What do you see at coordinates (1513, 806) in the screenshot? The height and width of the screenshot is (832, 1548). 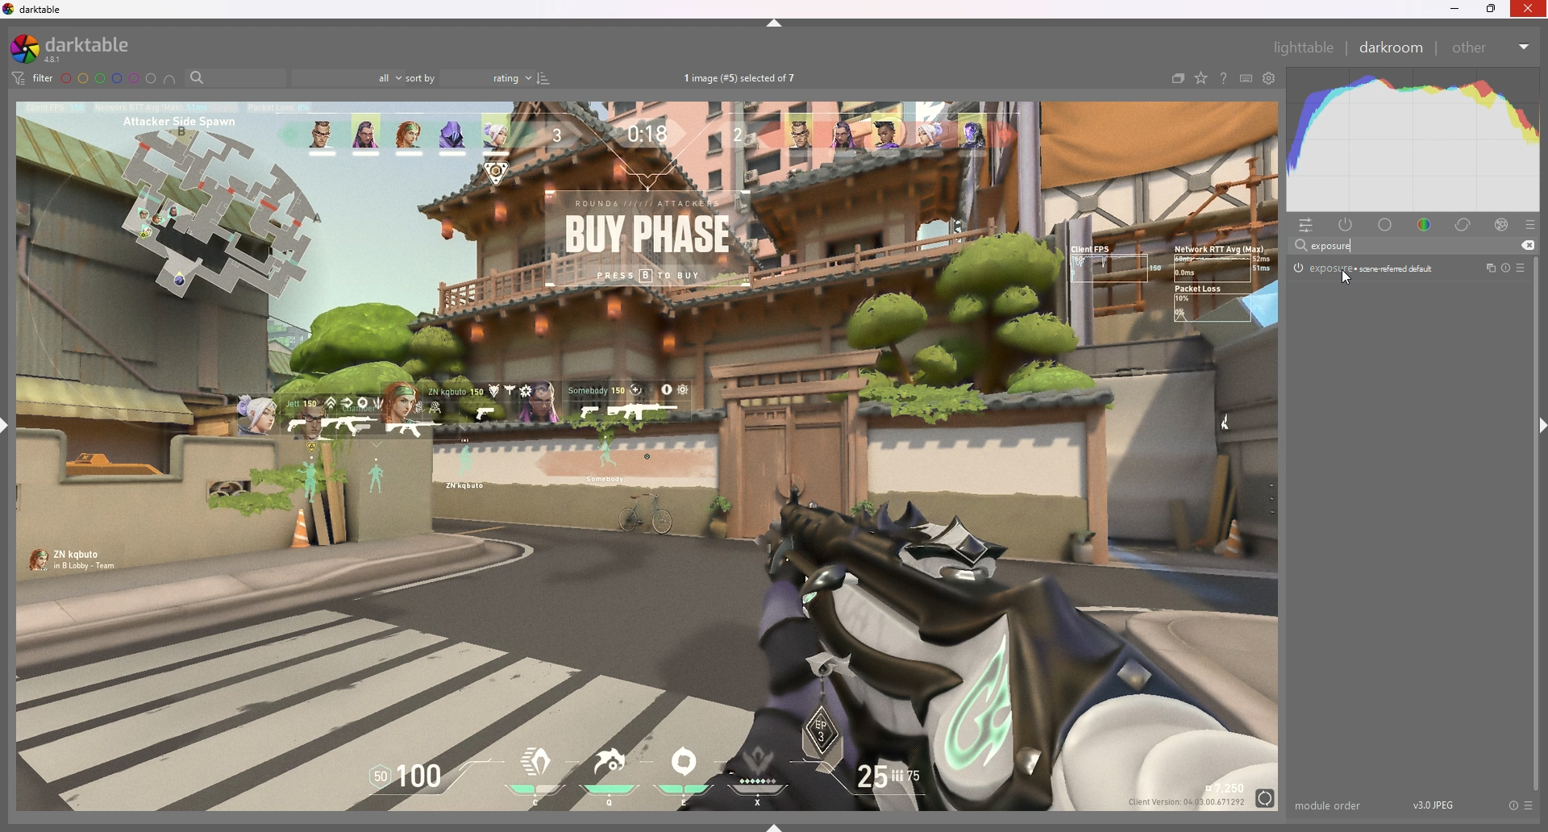 I see `reset` at bounding box center [1513, 806].